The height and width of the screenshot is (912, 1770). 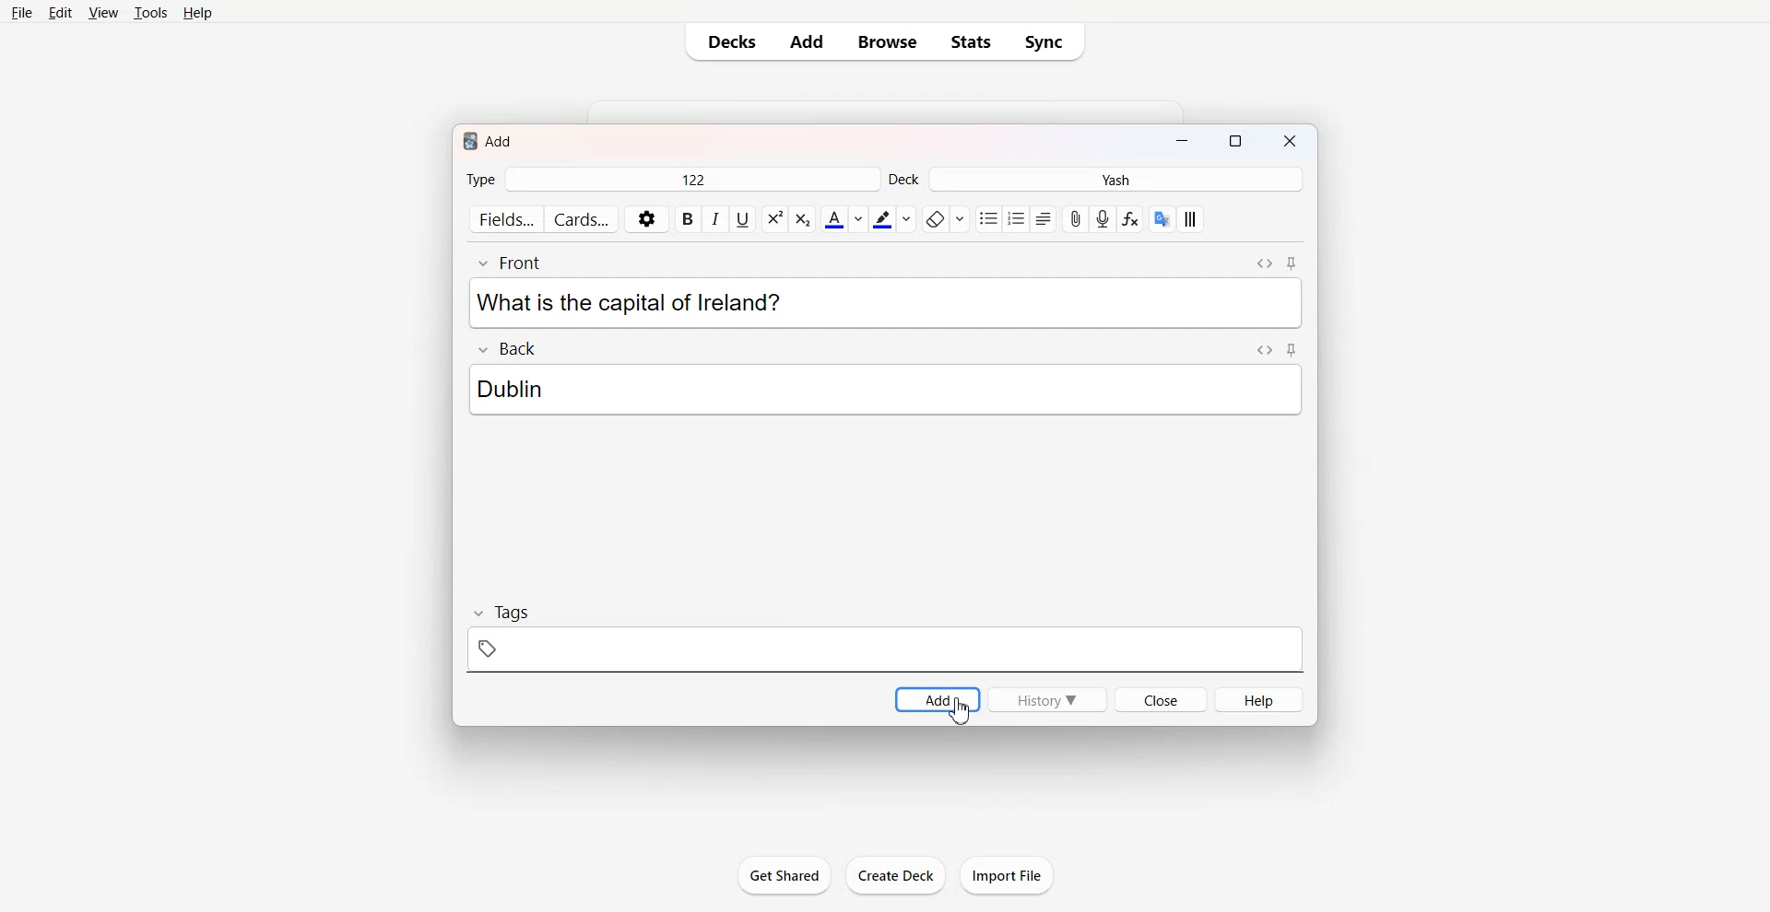 What do you see at coordinates (937, 698) in the screenshot?
I see `Add` at bounding box center [937, 698].